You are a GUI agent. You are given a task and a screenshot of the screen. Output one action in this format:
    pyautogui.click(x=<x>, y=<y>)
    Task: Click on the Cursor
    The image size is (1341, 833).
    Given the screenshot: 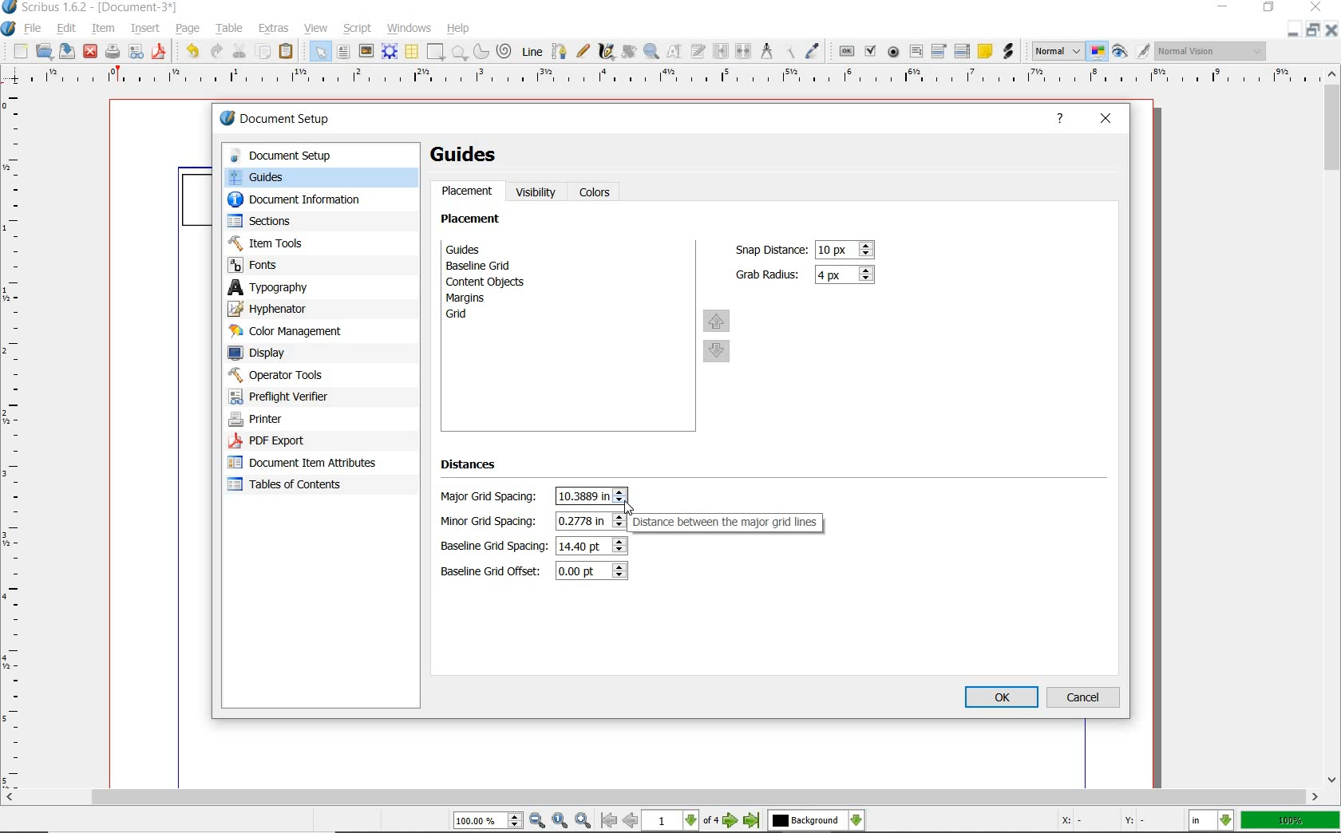 What is the action you would take?
    pyautogui.click(x=629, y=507)
    